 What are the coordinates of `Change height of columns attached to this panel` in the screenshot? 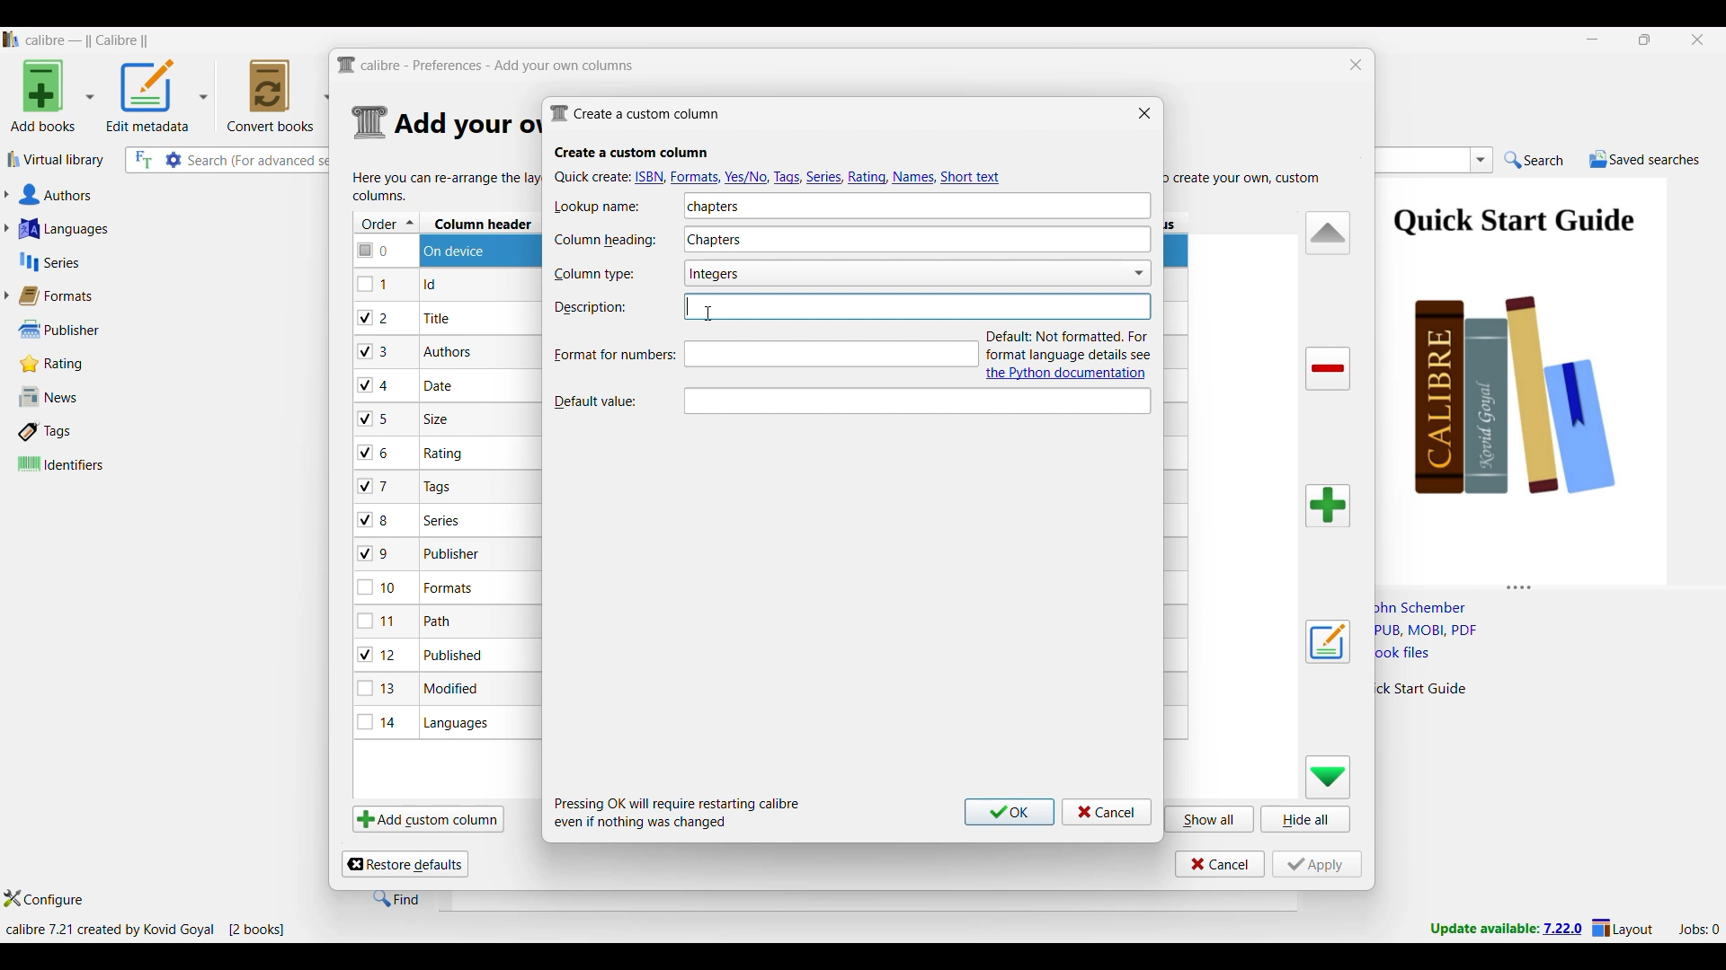 It's located at (1550, 584).